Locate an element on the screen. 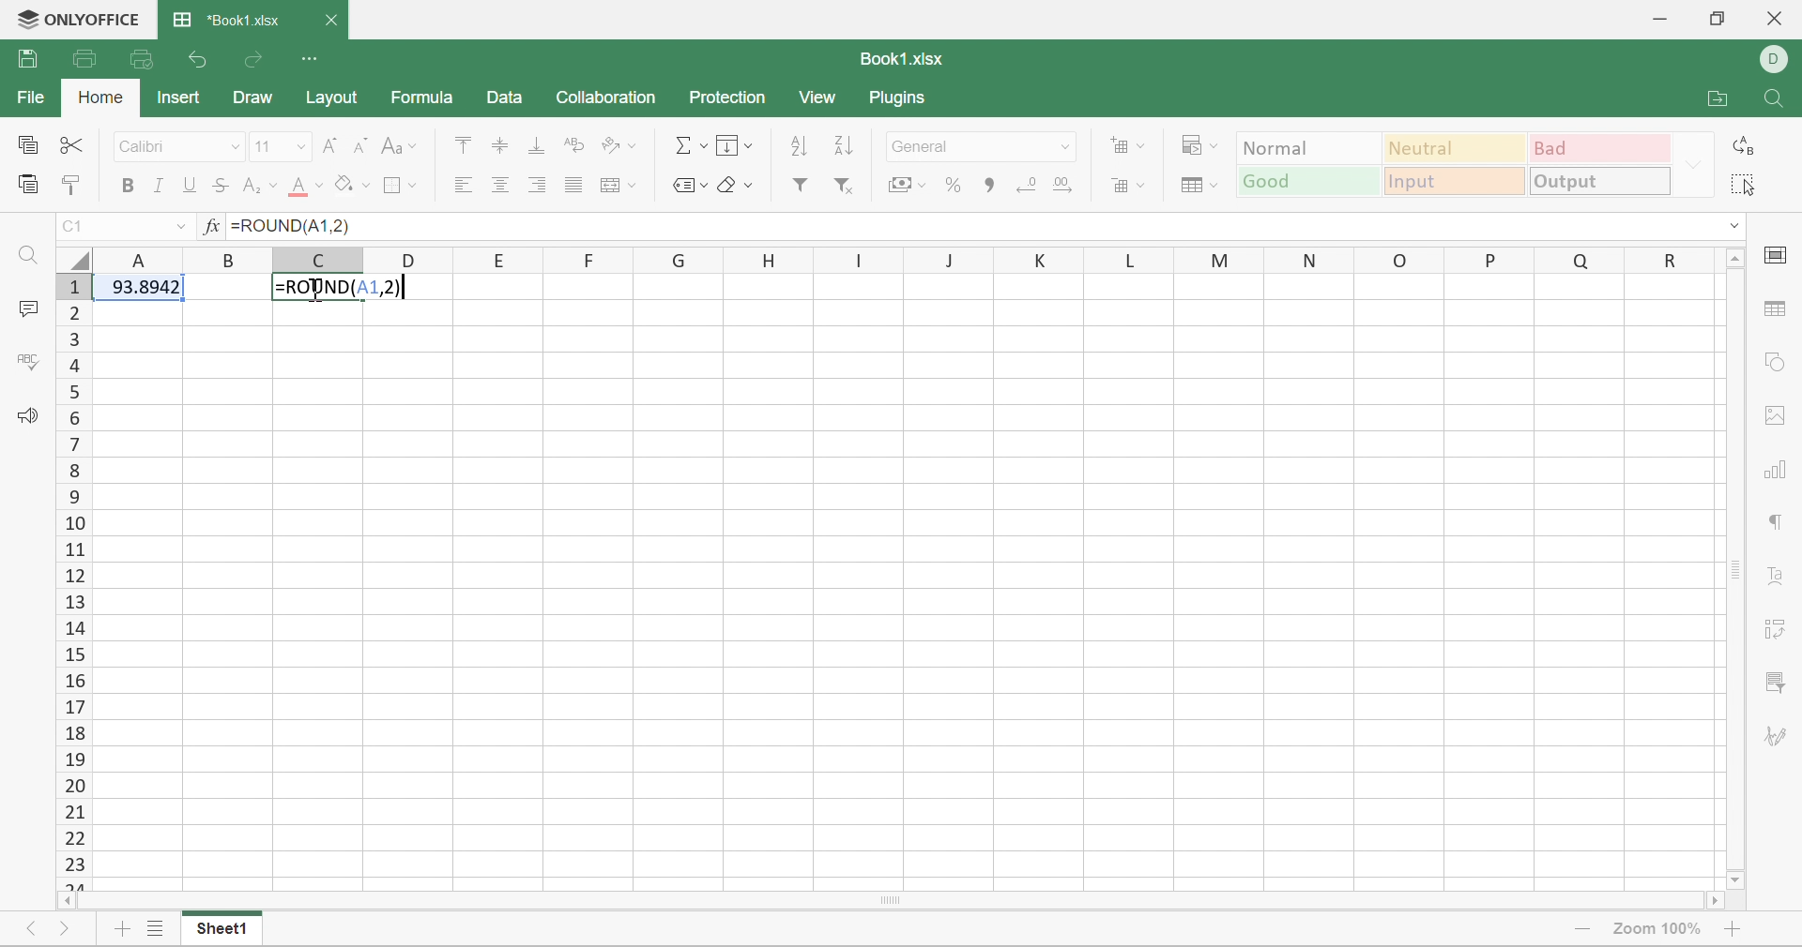  Find is located at coordinates (1767, 99).